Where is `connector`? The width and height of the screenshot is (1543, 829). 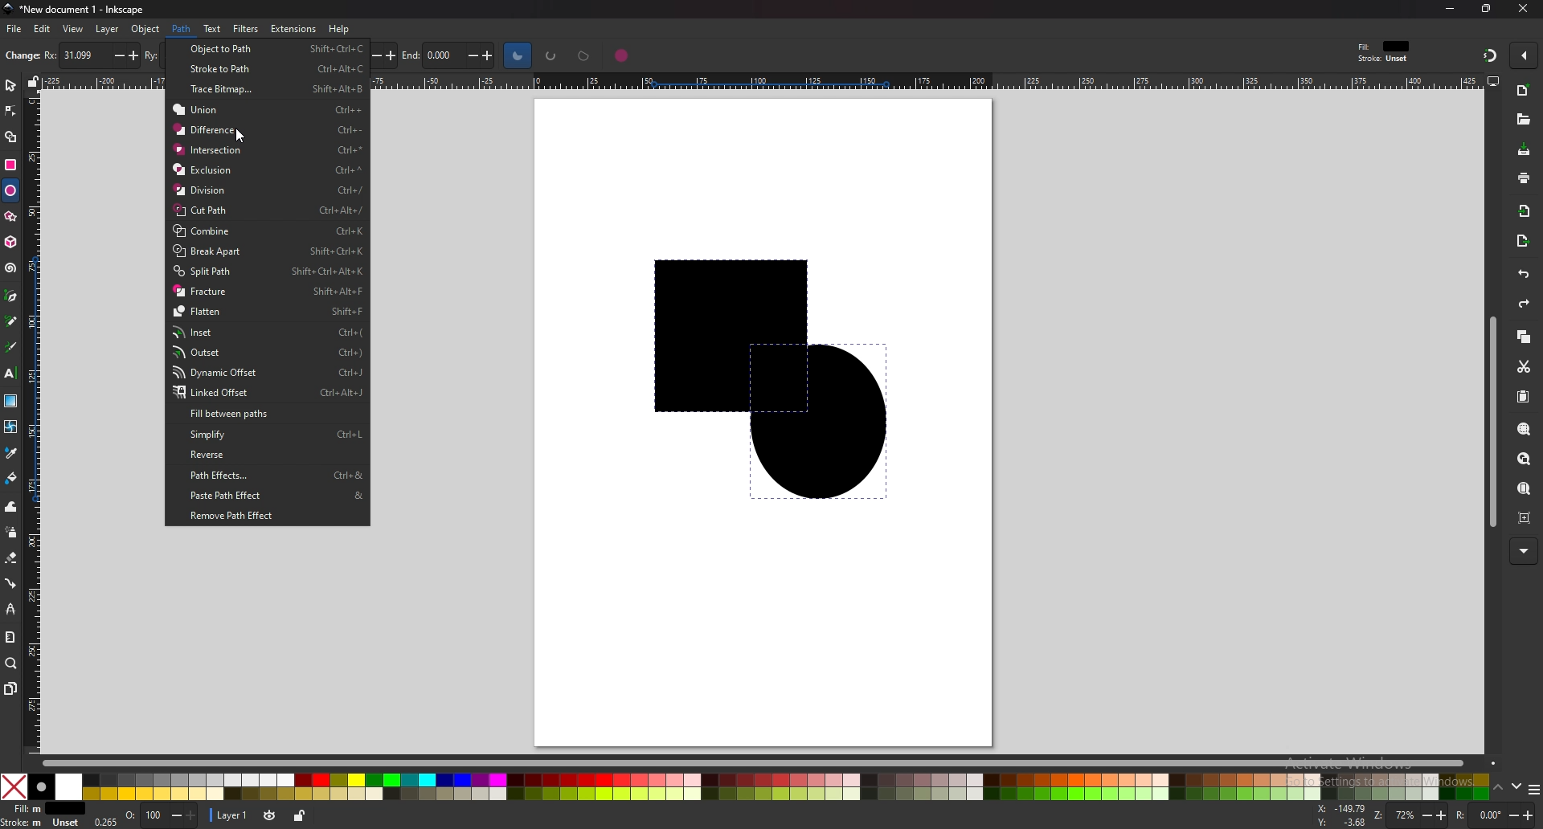
connector is located at coordinates (12, 582).